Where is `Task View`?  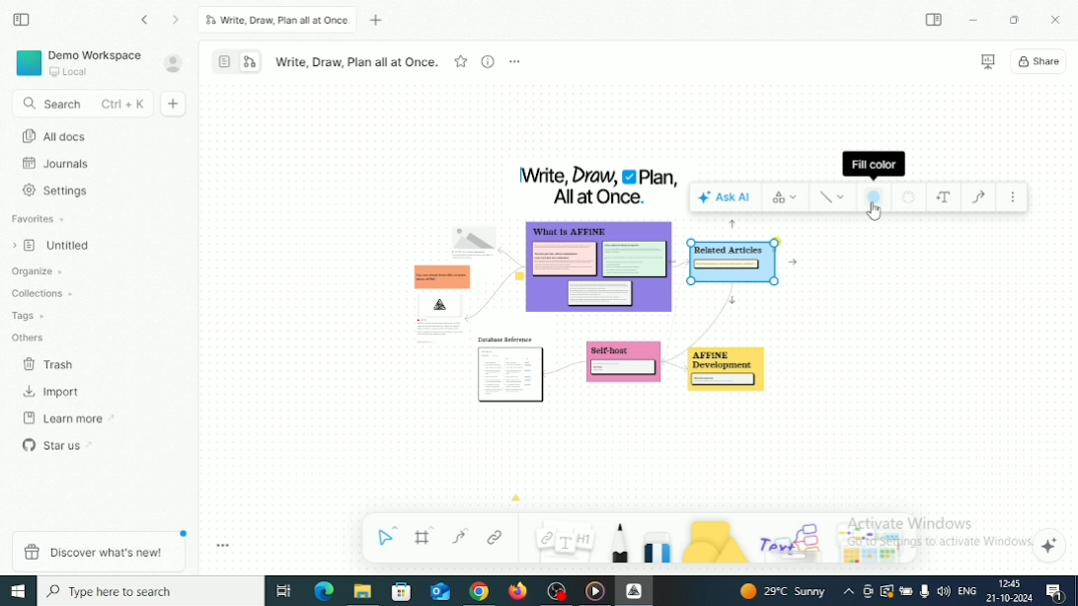
Task View is located at coordinates (283, 591).